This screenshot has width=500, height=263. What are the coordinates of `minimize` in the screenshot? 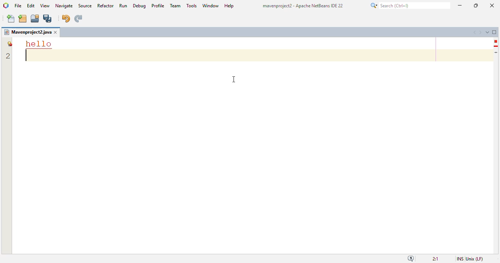 It's located at (460, 5).